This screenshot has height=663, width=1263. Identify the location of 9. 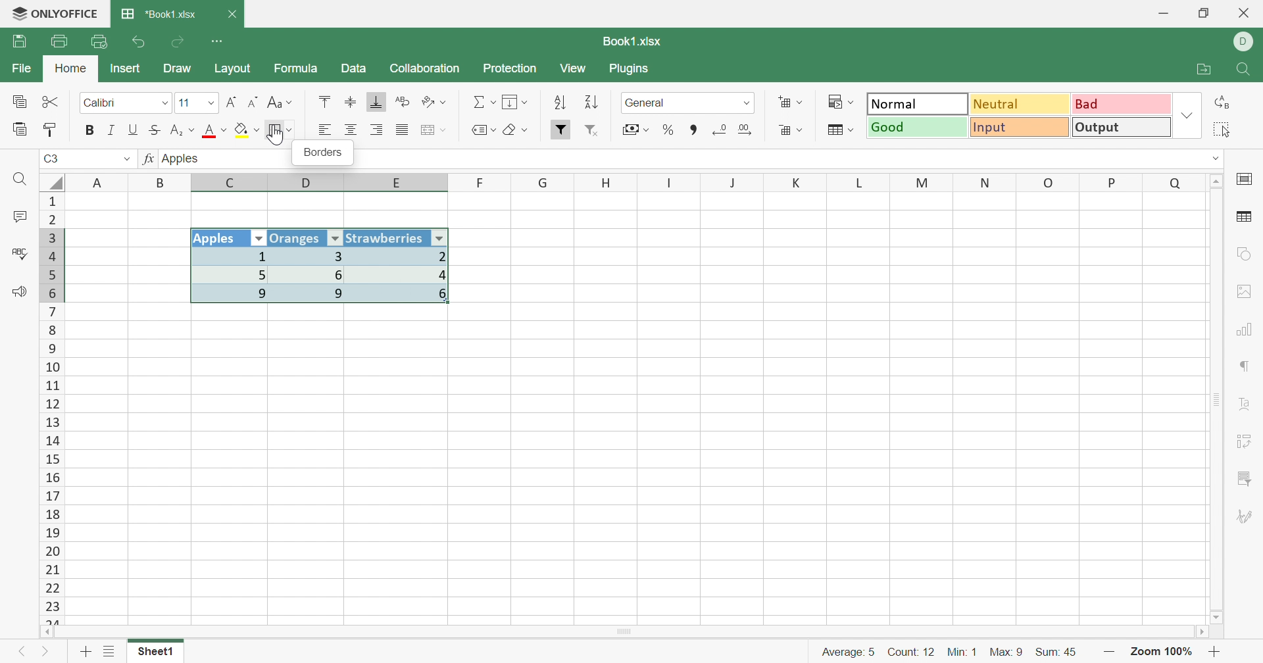
(315, 295).